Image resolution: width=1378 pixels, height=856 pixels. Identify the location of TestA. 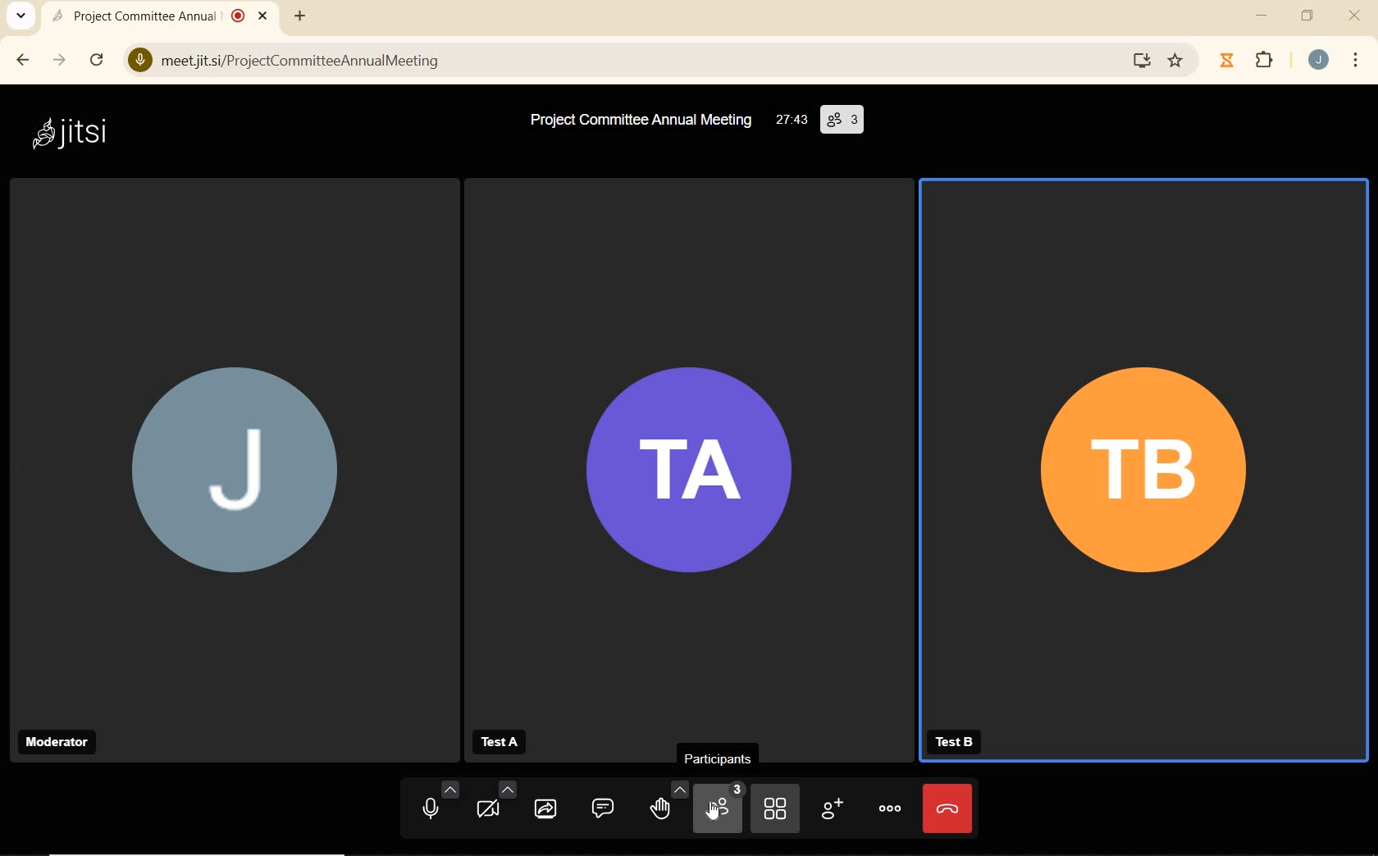
(500, 743).